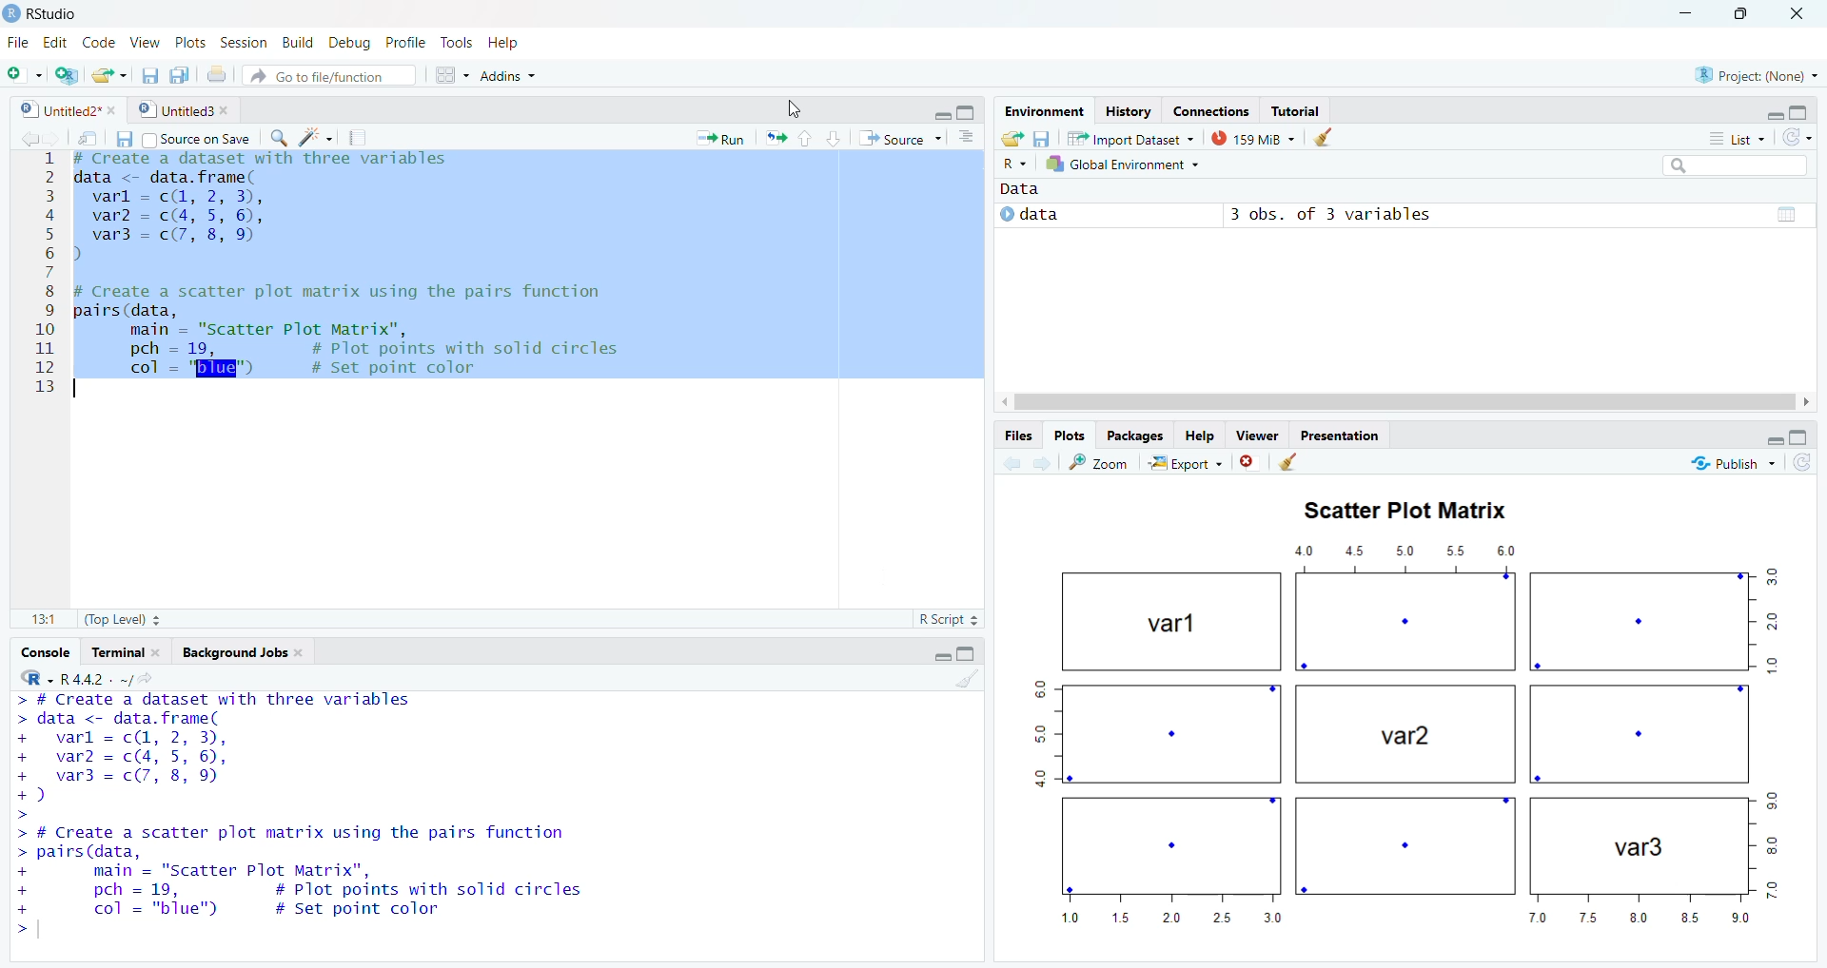 The height and width of the screenshot is (968, 1827). I want to click on Export, so click(1183, 464).